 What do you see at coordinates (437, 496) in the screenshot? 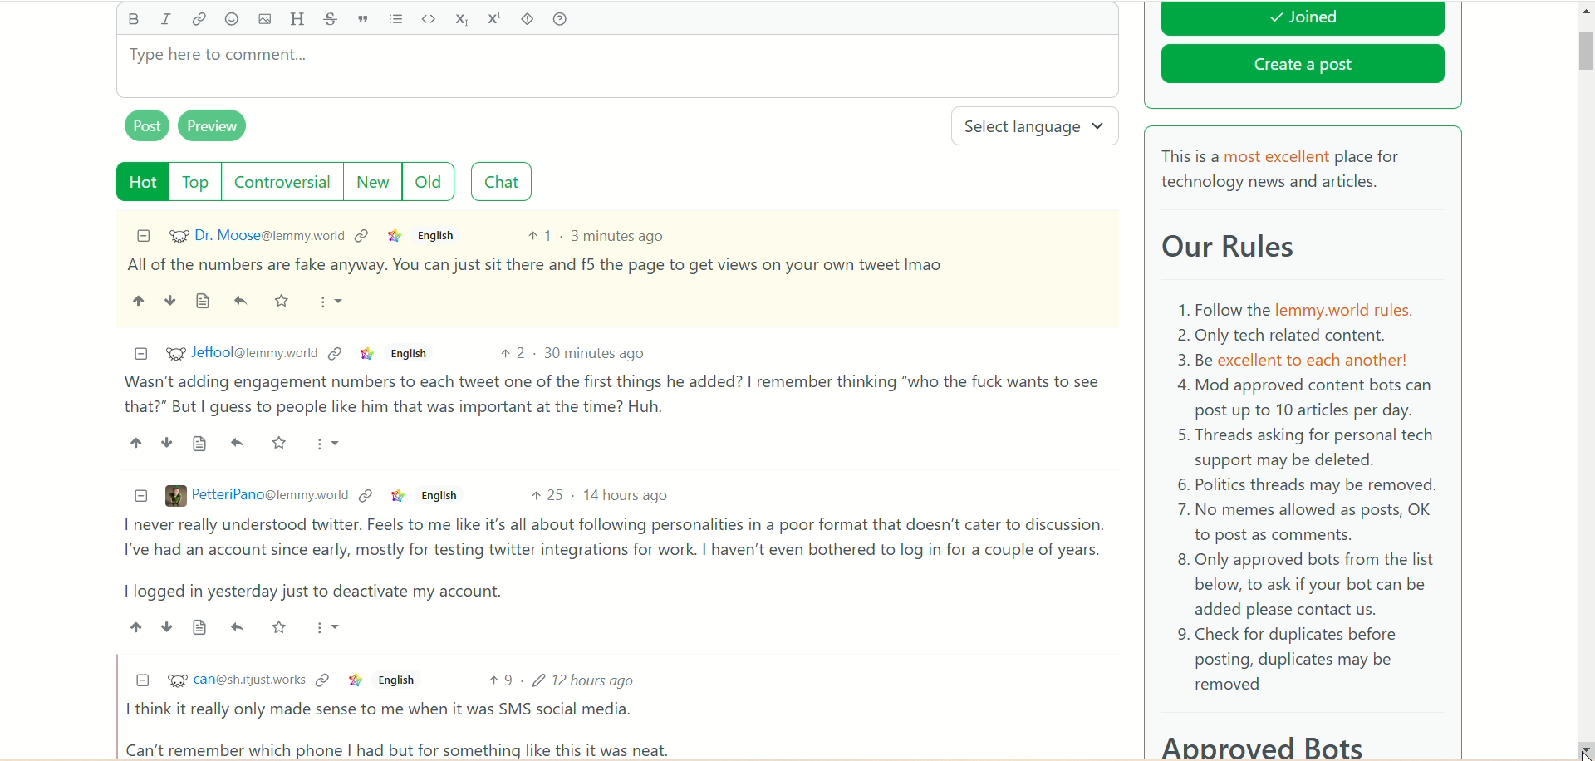
I see `English` at bounding box center [437, 496].